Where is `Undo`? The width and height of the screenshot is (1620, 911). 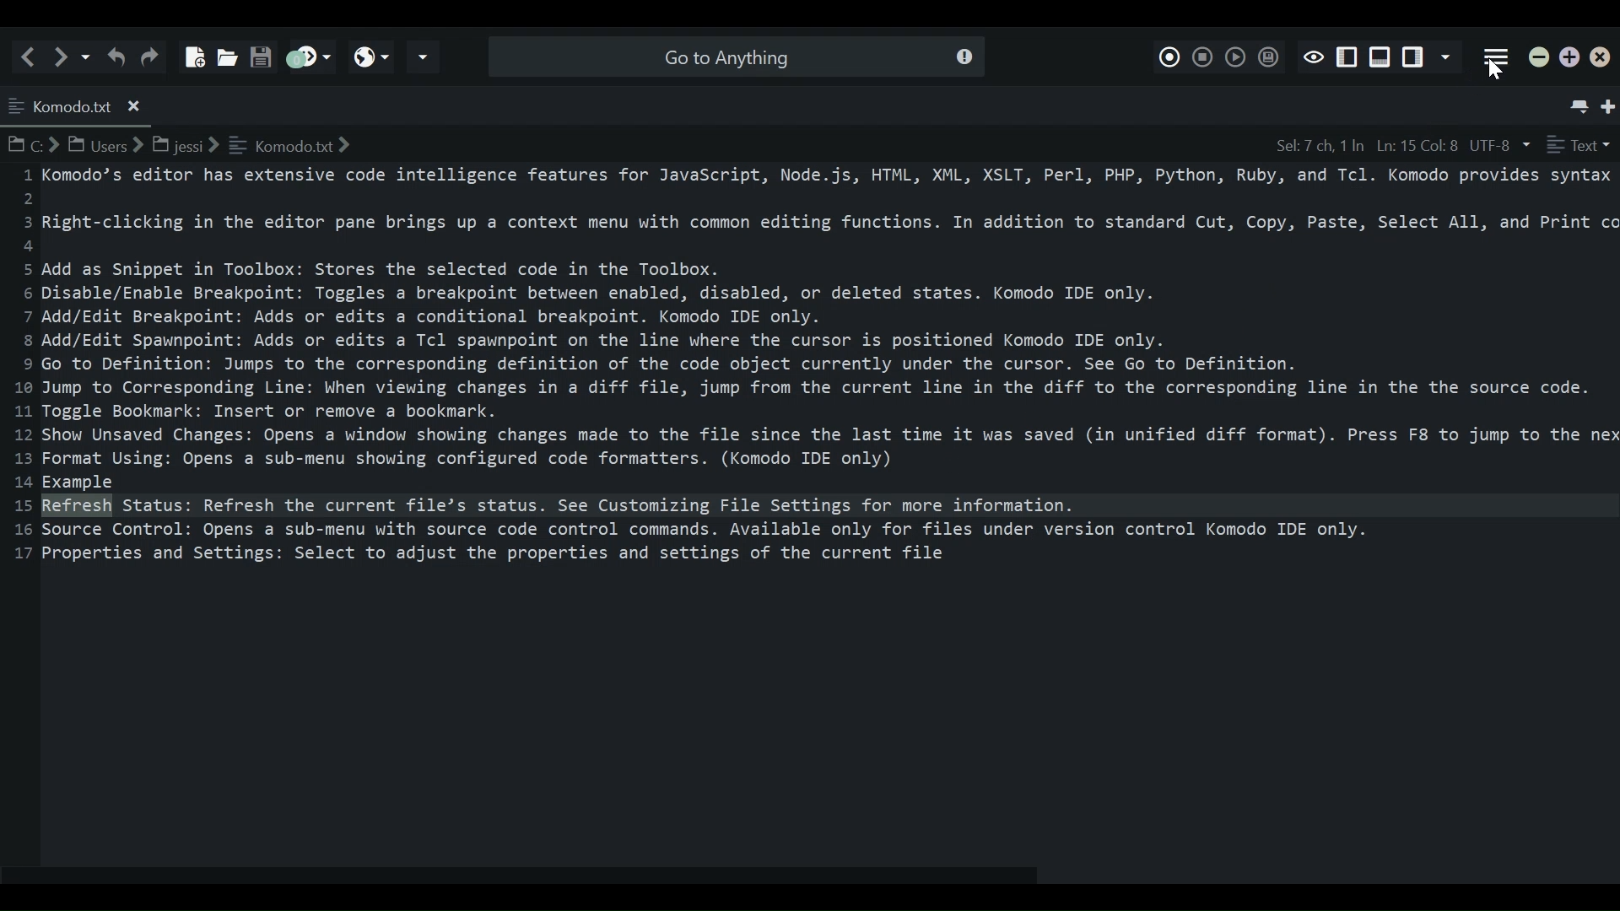
Undo is located at coordinates (116, 56).